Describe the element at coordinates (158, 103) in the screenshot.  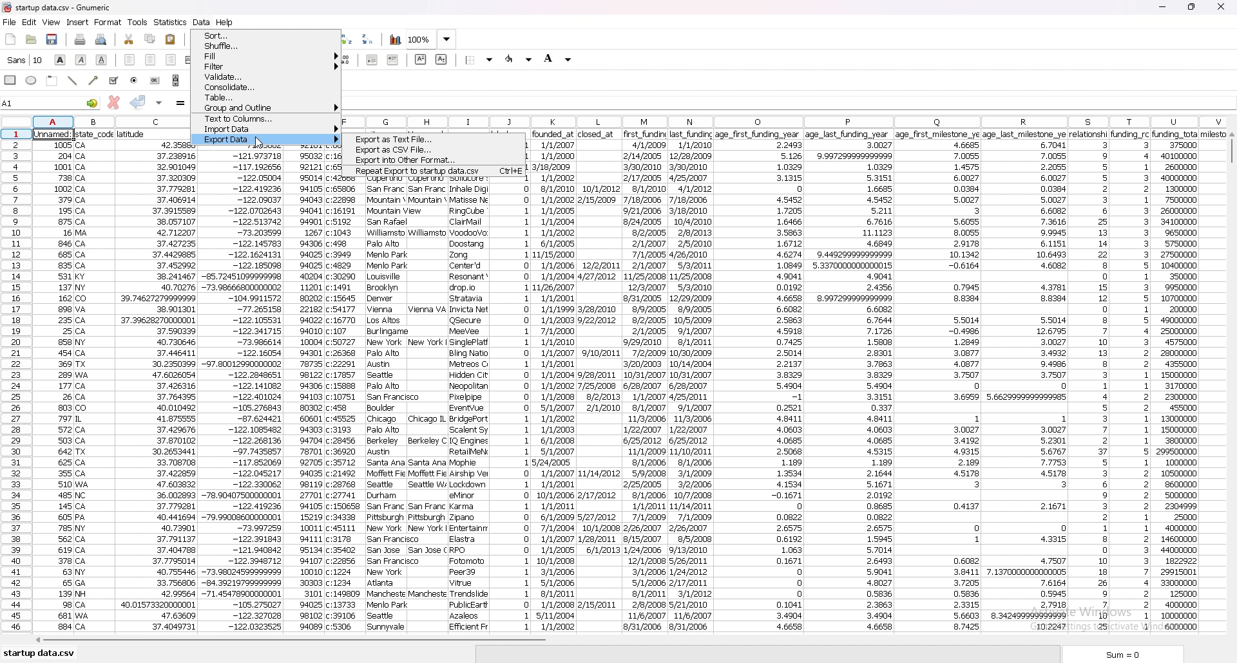
I see `accept changes in multple cell` at that location.